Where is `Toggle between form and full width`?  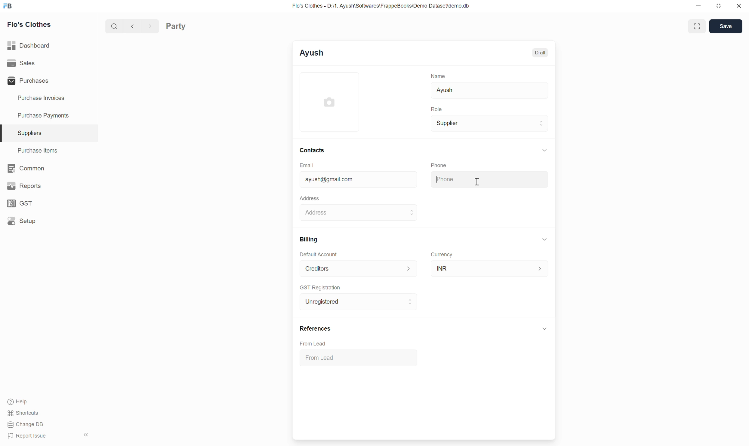 Toggle between form and full width is located at coordinates (697, 26).